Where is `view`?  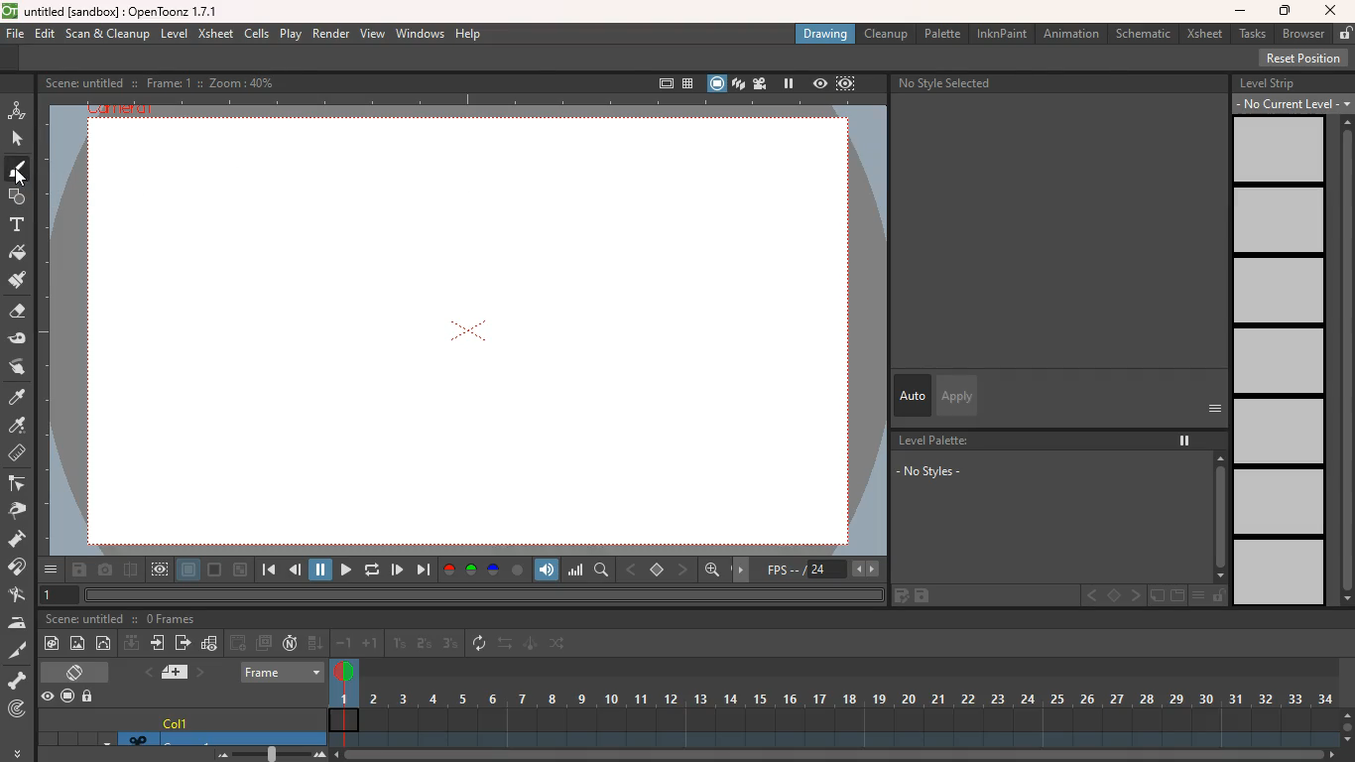 view is located at coordinates (818, 84).